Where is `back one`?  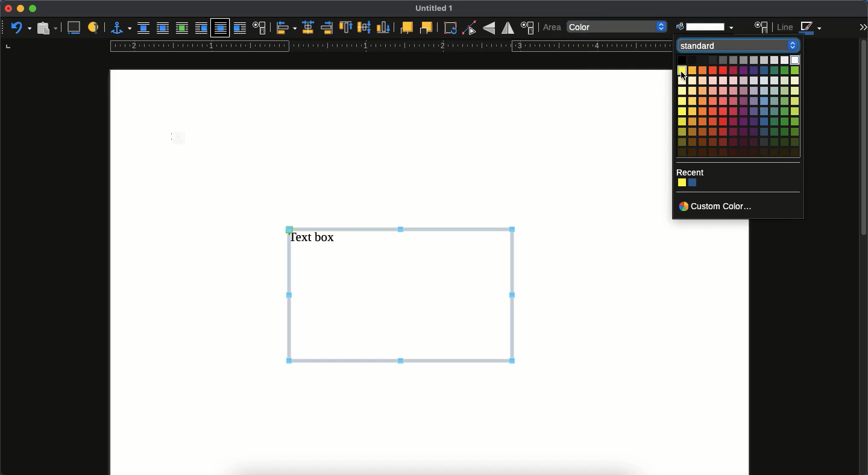
back one is located at coordinates (426, 28).